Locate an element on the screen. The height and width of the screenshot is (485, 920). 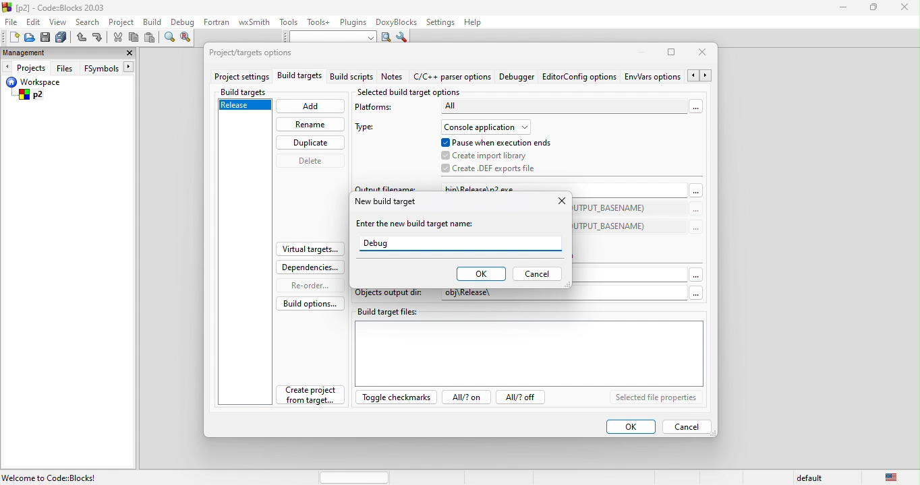
rename is located at coordinates (310, 126).